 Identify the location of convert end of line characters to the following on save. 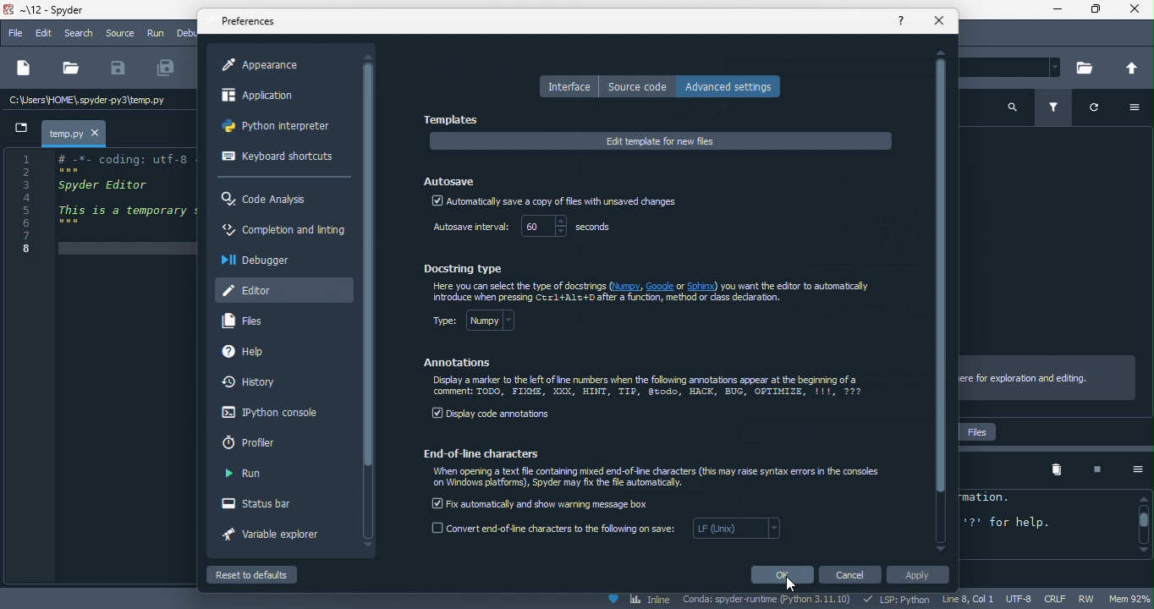
(608, 532).